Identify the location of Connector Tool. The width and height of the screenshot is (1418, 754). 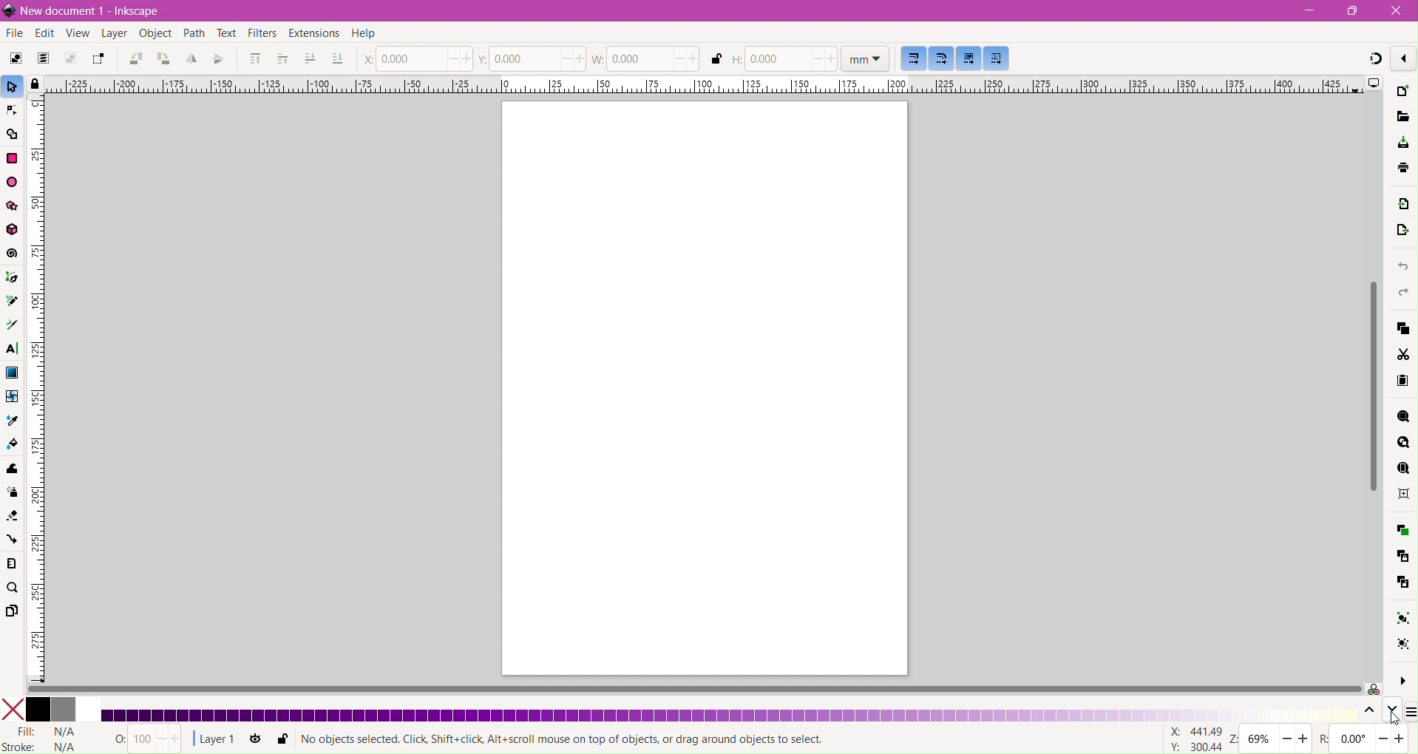
(11, 540).